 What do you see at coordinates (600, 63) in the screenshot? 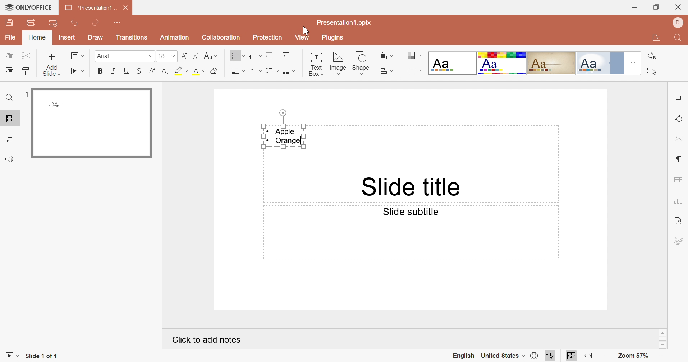
I see `Official` at bounding box center [600, 63].